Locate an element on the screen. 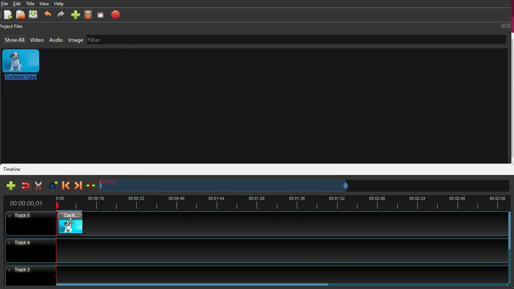  project files is located at coordinates (15, 26).